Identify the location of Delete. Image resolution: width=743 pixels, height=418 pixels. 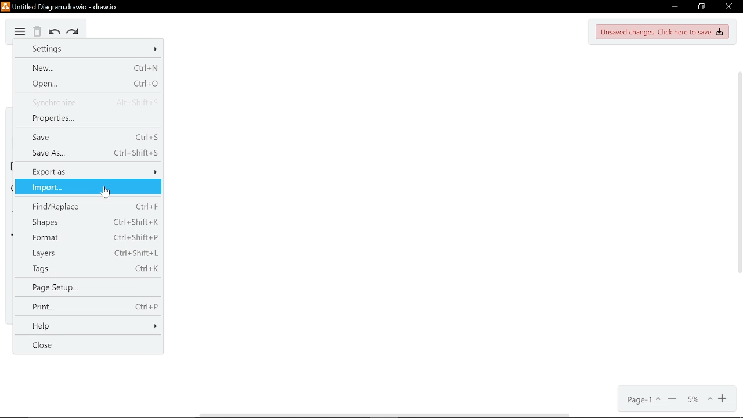
(38, 32).